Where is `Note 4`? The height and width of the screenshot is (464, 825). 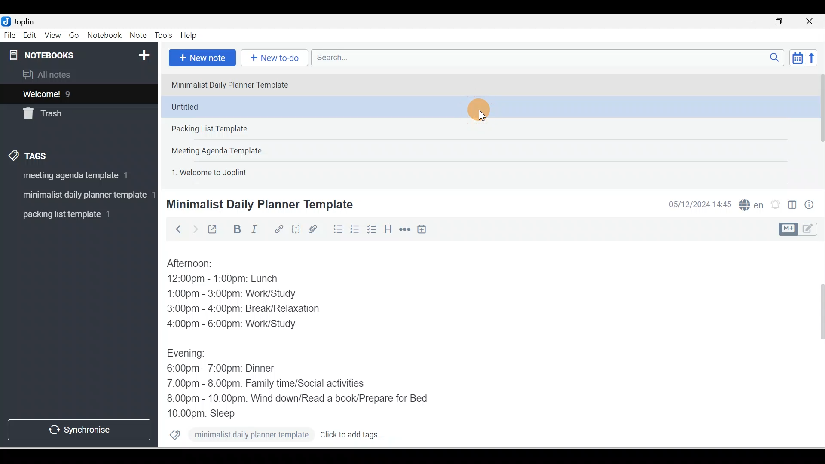 Note 4 is located at coordinates (229, 149).